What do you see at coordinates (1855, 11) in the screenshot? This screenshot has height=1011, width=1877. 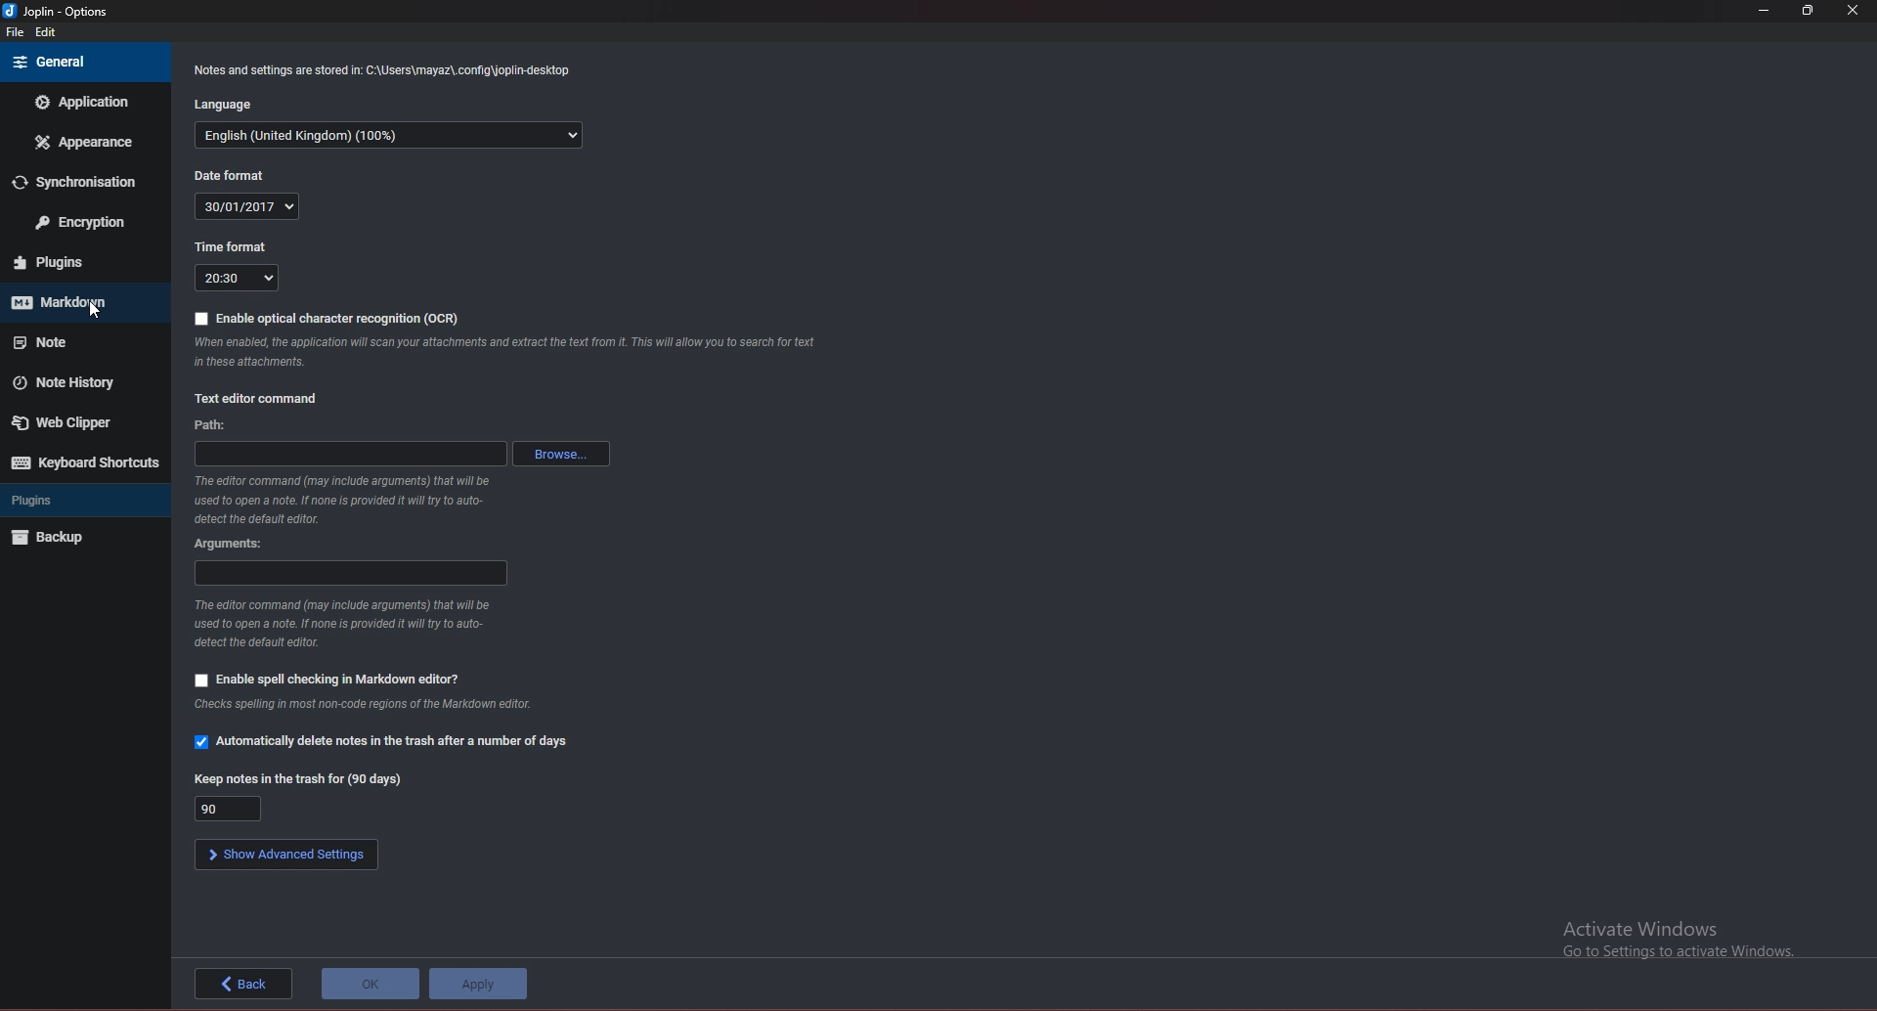 I see `close` at bounding box center [1855, 11].